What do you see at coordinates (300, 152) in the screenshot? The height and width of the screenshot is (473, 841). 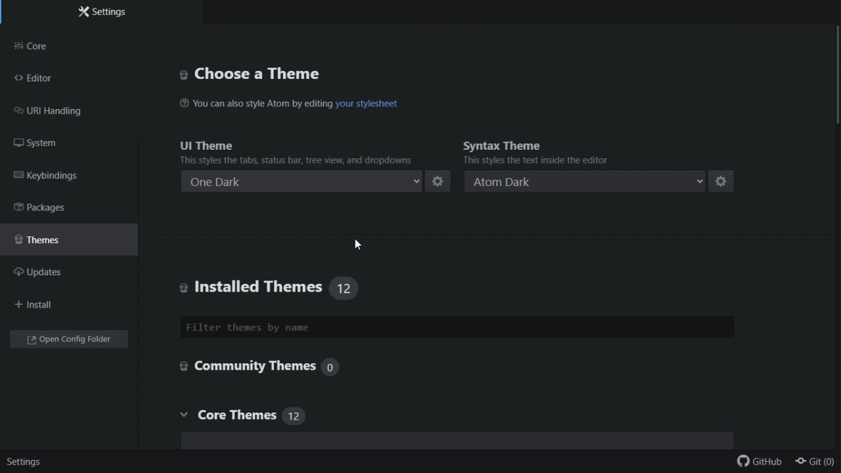 I see `UI theme` at bounding box center [300, 152].